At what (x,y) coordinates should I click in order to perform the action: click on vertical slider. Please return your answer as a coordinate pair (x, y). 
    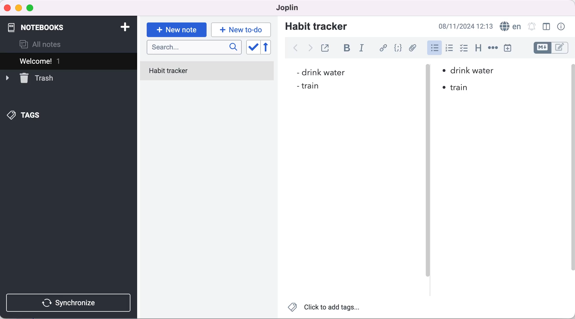
    Looking at the image, I should click on (428, 177).